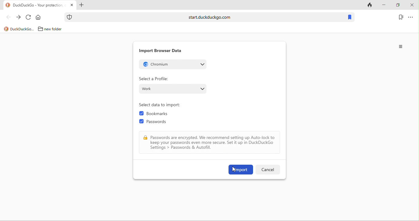  I want to click on minimize, so click(383, 5).